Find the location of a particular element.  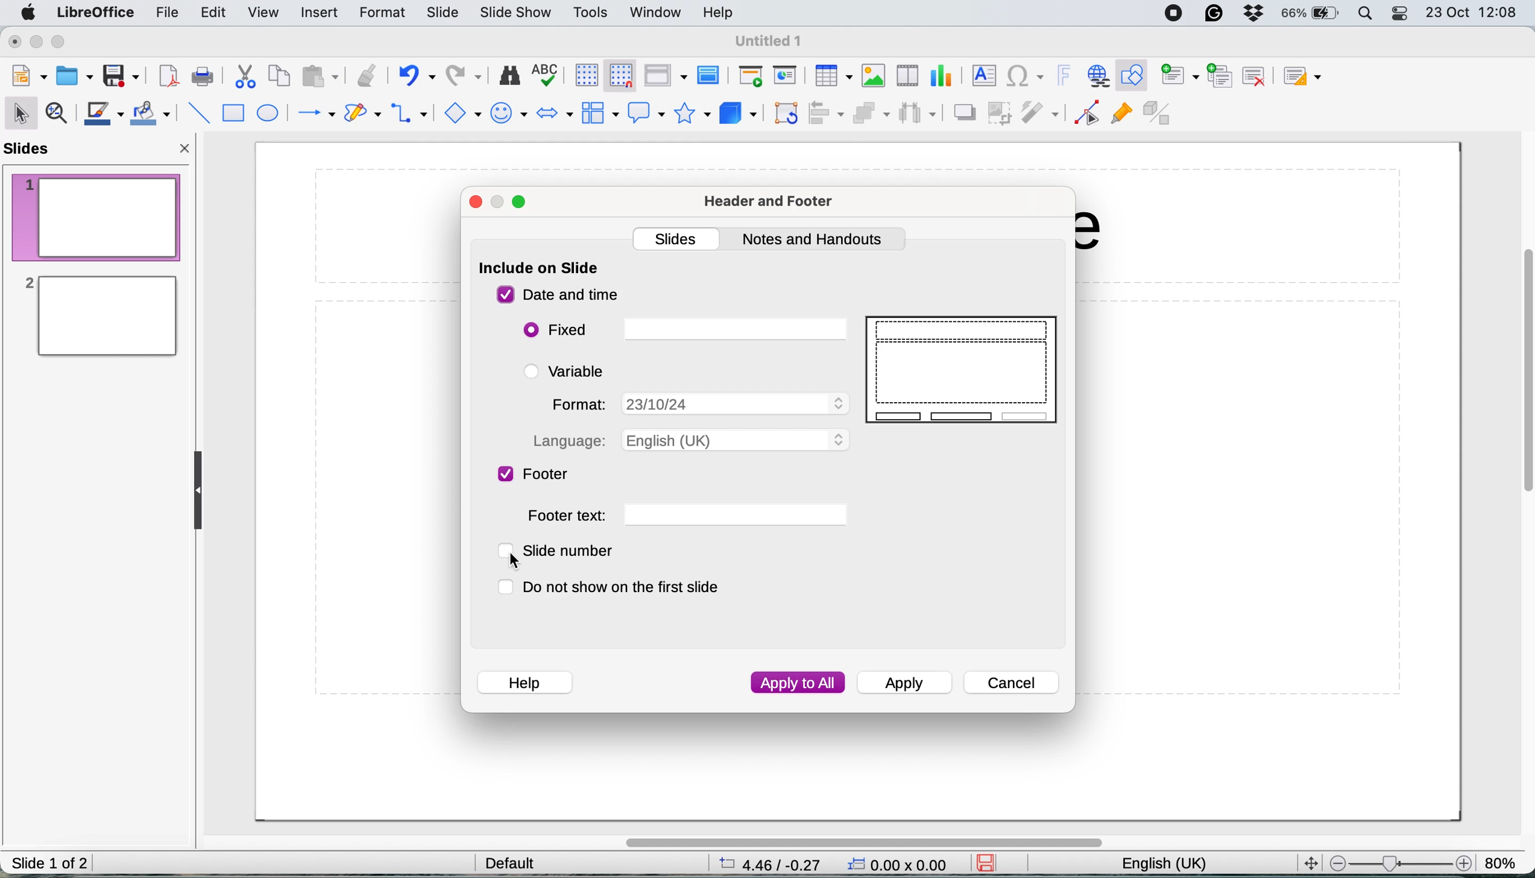

header and footer is located at coordinates (772, 203).